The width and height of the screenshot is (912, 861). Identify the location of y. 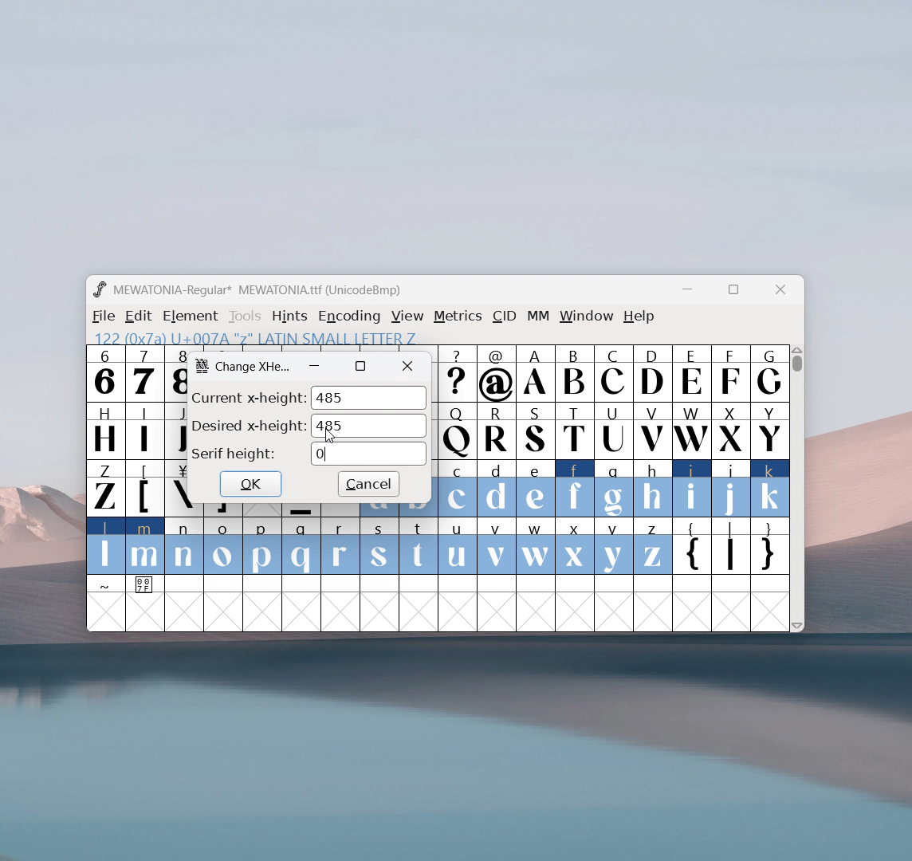
(615, 547).